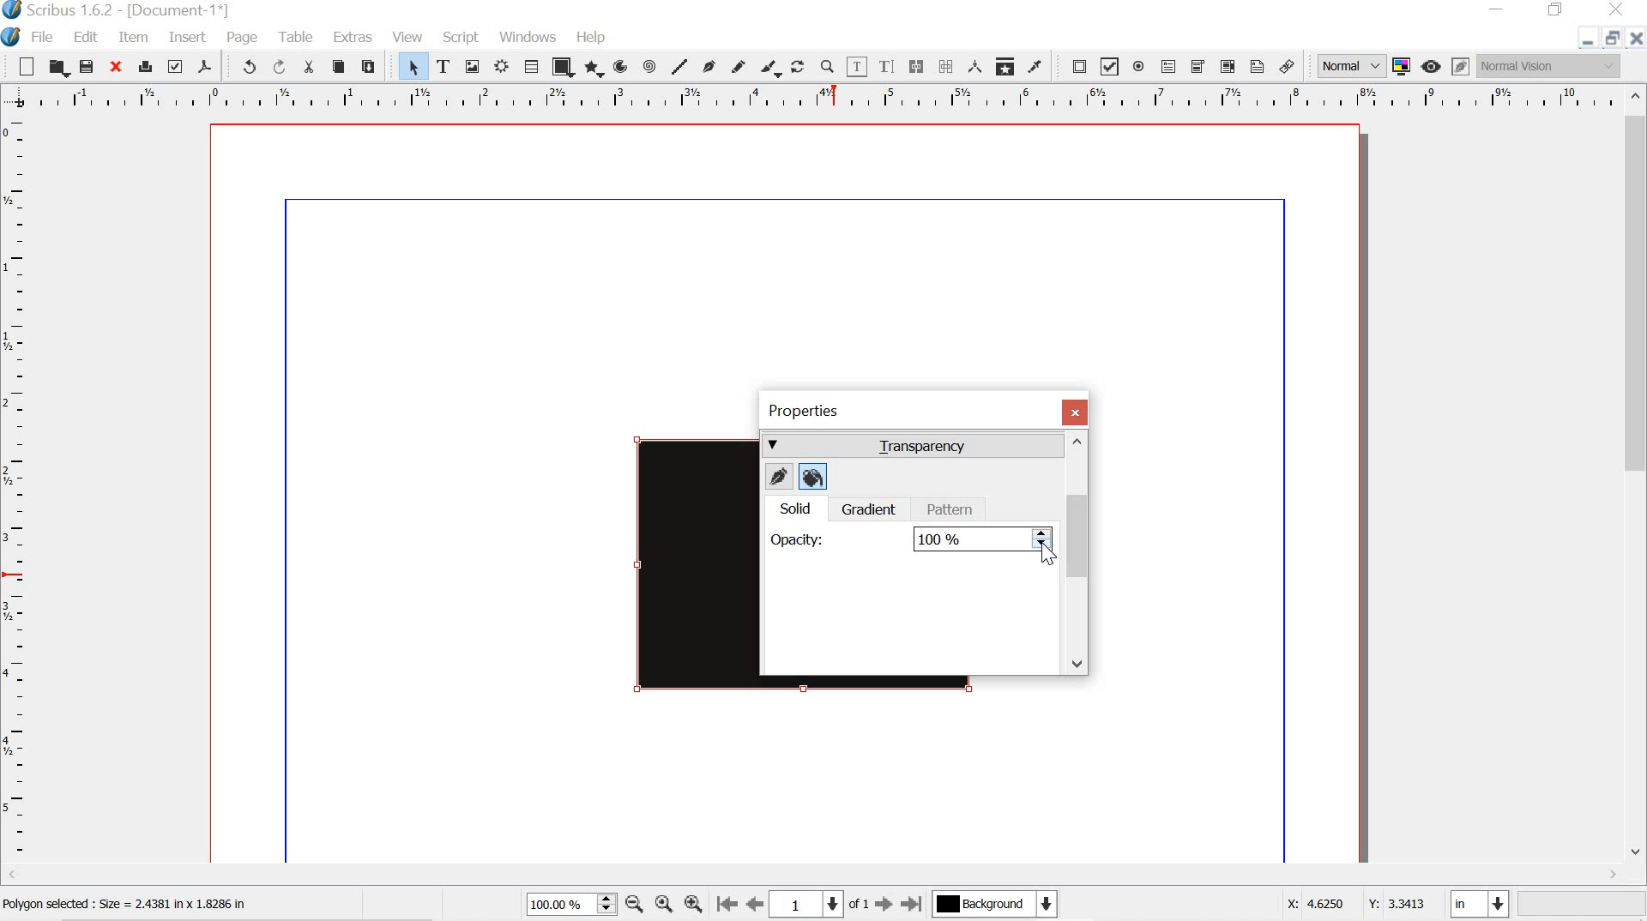 This screenshot has width=1647, height=921. I want to click on ruler, so click(16, 491).